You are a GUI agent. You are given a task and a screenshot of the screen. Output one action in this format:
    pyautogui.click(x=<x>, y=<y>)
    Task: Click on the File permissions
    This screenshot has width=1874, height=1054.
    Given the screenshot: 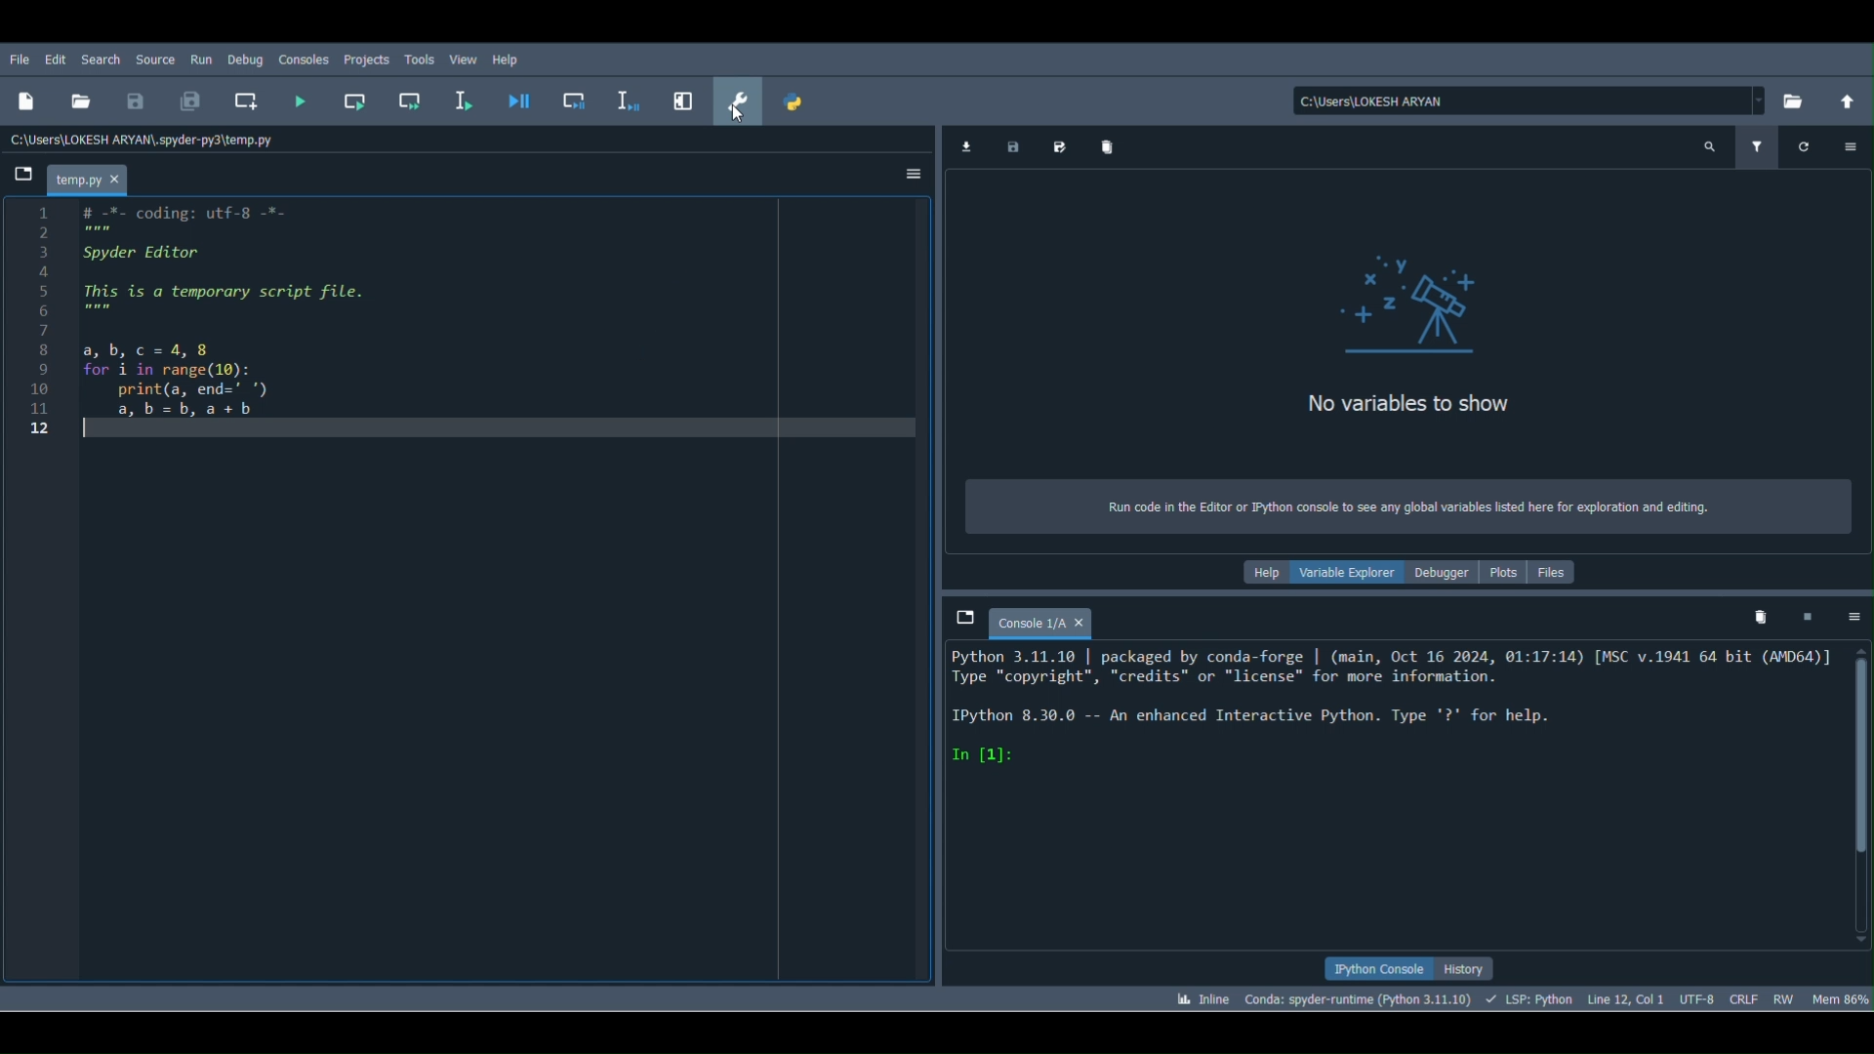 What is the action you would take?
    pyautogui.click(x=1790, y=996)
    